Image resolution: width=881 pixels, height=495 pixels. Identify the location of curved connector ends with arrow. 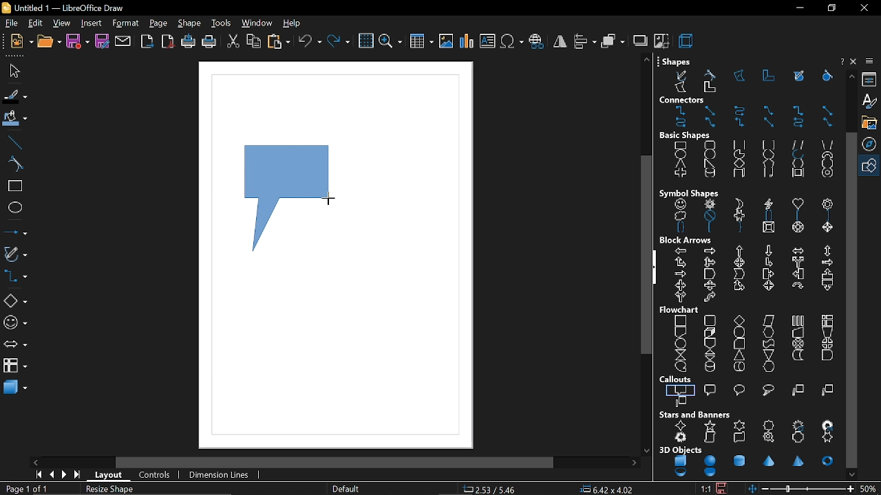
(742, 111).